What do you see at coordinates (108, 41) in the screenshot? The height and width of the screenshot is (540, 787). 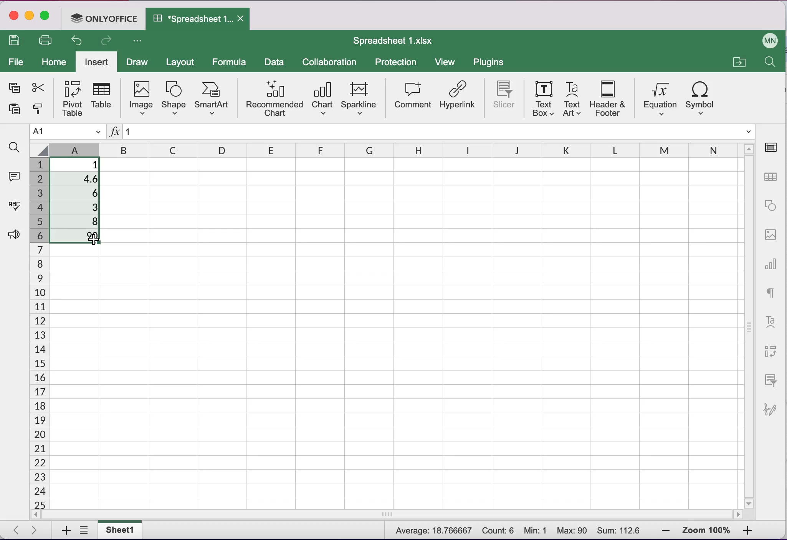 I see `redo` at bounding box center [108, 41].